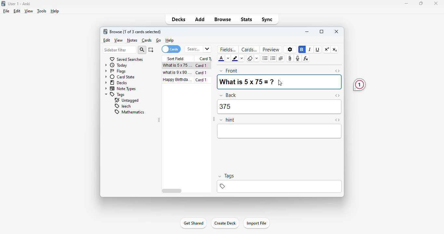  I want to click on logo, so click(105, 32).